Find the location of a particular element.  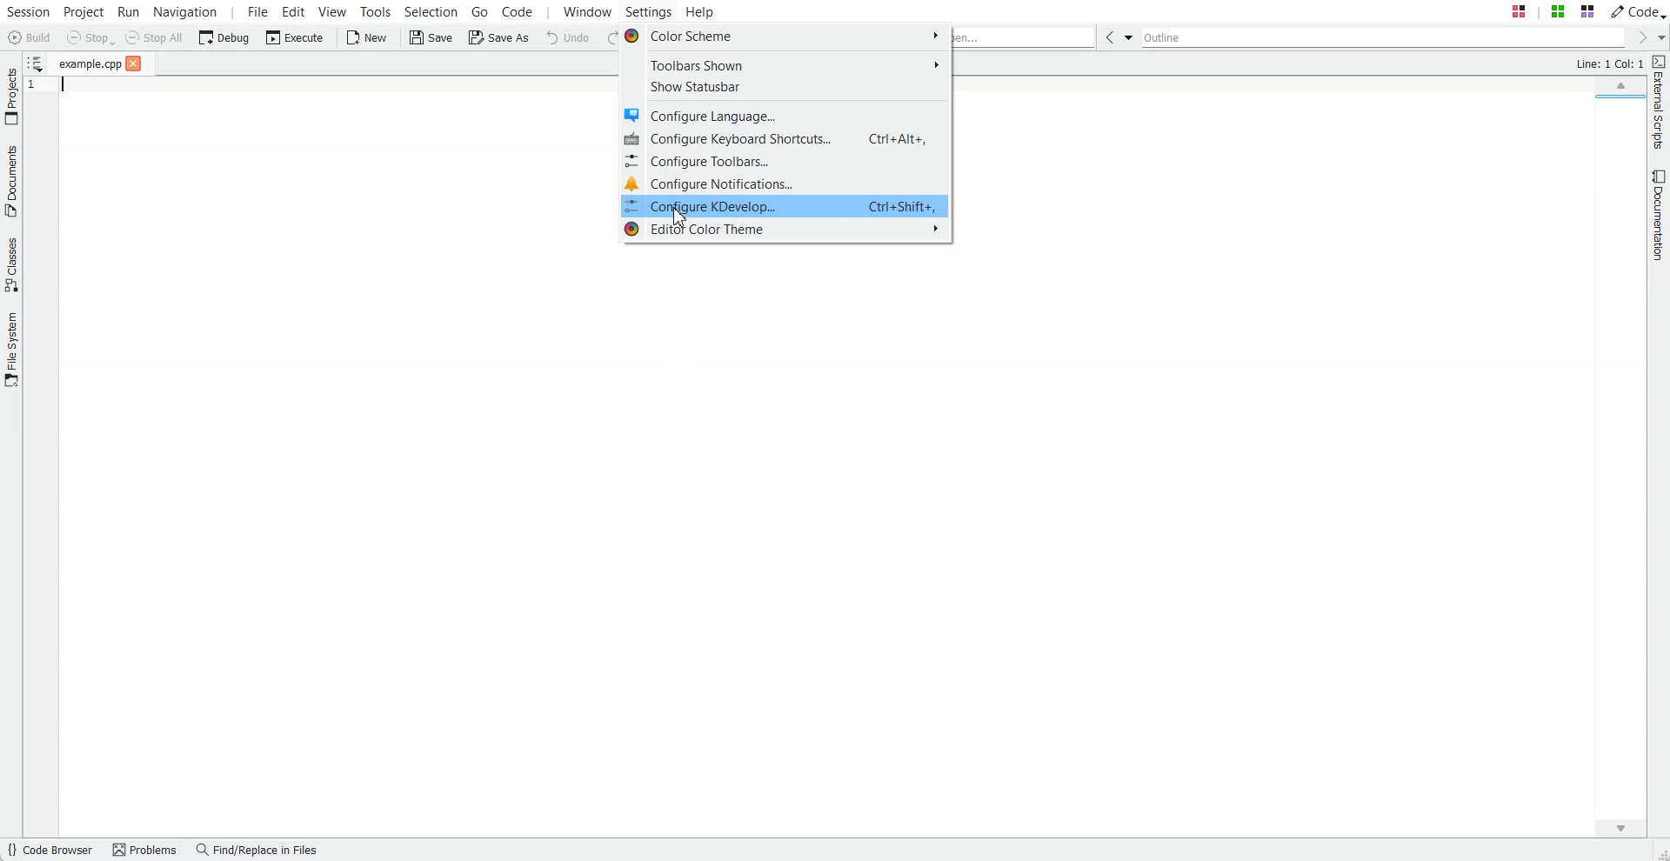

Run is located at coordinates (129, 10).